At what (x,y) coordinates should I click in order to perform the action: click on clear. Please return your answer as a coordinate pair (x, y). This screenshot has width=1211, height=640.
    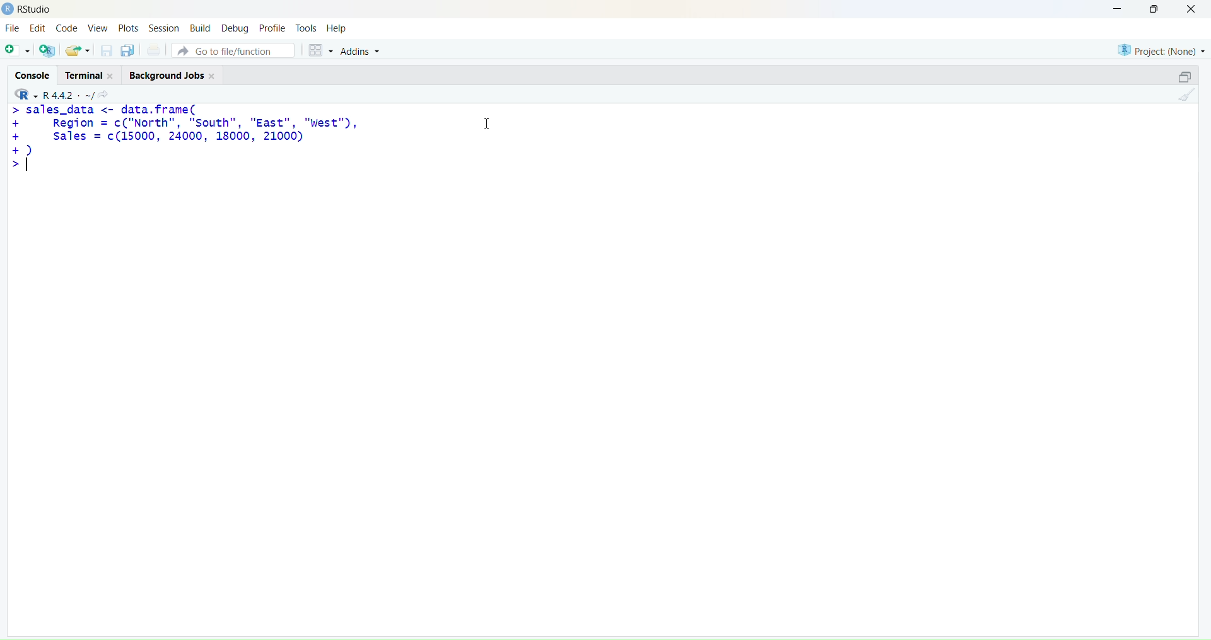
    Looking at the image, I should click on (1190, 98).